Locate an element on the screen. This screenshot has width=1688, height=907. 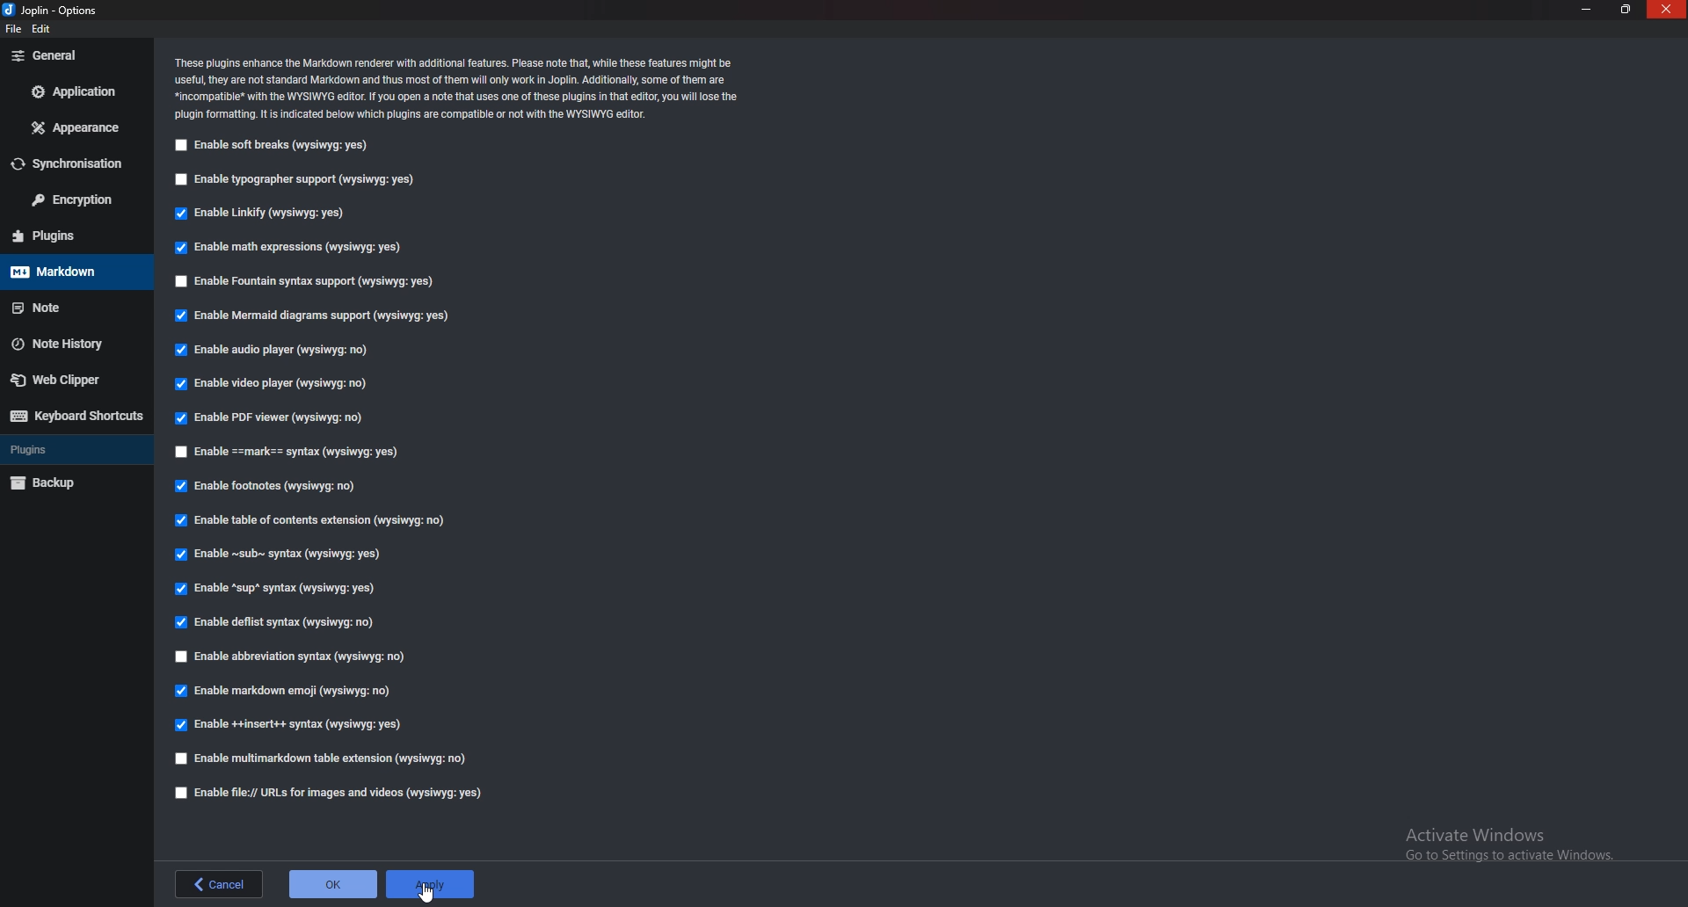
Mark down is located at coordinates (71, 272).